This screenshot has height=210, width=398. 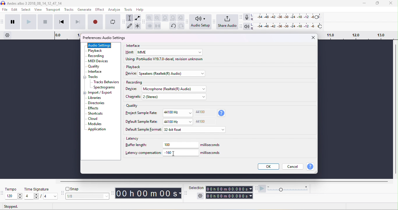 I want to click on close, so click(x=312, y=37).